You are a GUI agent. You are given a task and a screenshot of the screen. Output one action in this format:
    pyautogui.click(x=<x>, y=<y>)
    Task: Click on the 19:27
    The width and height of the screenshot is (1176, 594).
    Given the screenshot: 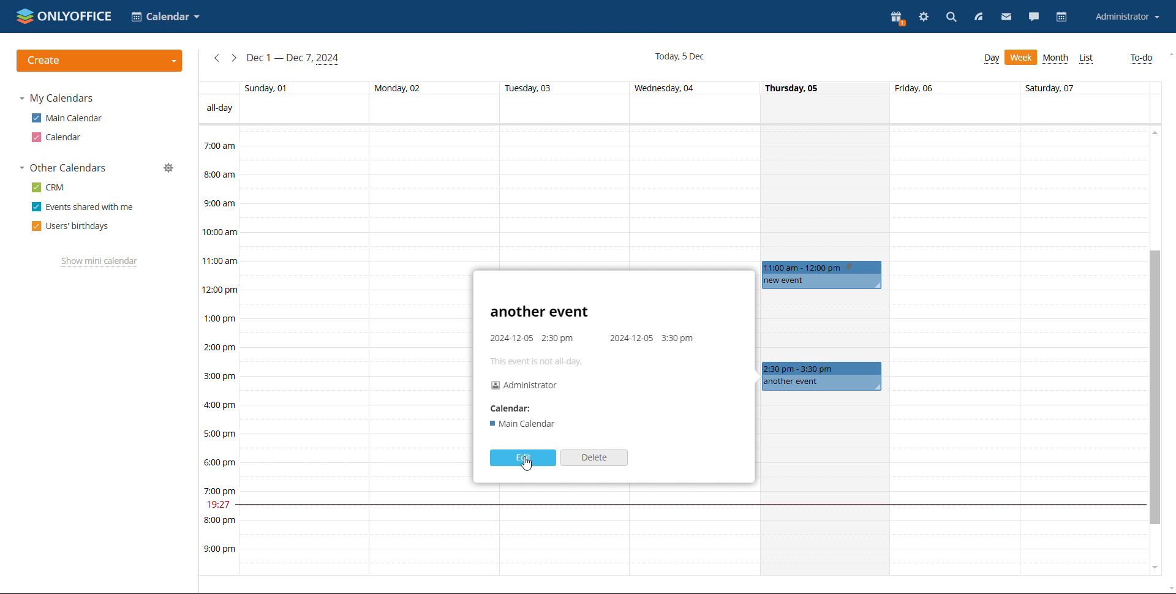 What is the action you would take?
    pyautogui.click(x=216, y=504)
    